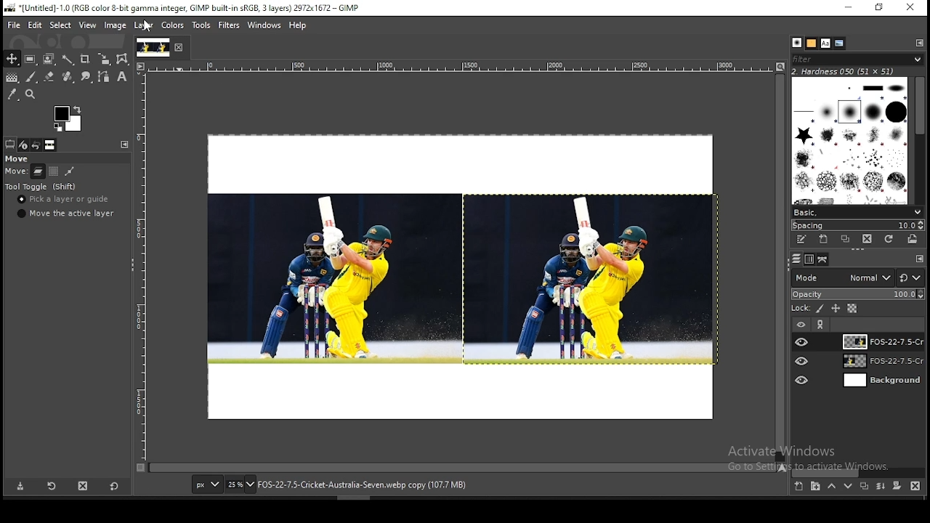 This screenshot has width=930, height=523. Describe the element at coordinates (800, 323) in the screenshot. I see `layer visibility on/off` at that location.